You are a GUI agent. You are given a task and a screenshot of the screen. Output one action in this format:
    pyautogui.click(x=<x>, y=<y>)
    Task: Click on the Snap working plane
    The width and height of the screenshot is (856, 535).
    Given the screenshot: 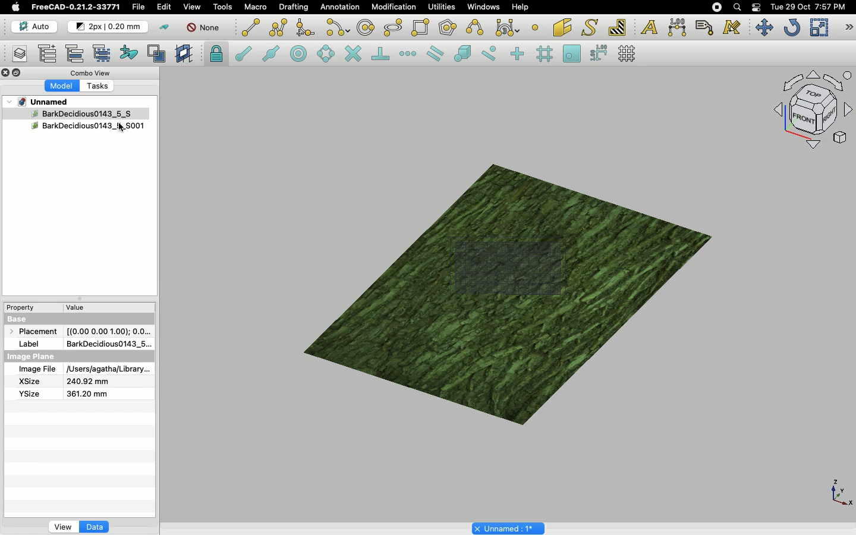 What is the action you would take?
    pyautogui.click(x=572, y=55)
    